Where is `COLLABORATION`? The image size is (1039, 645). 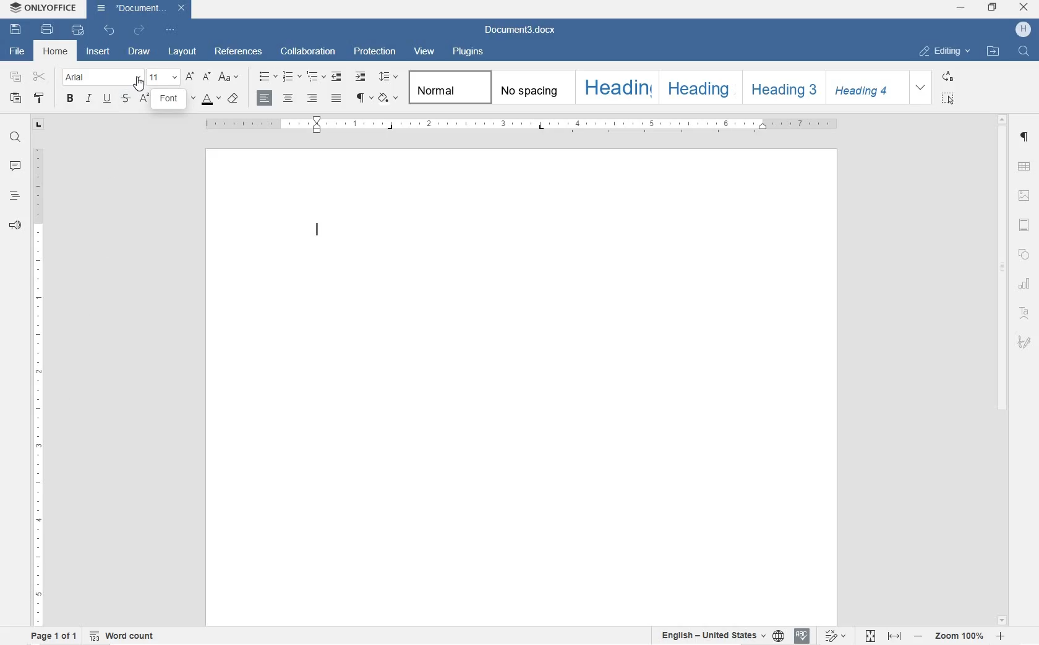 COLLABORATION is located at coordinates (311, 50).